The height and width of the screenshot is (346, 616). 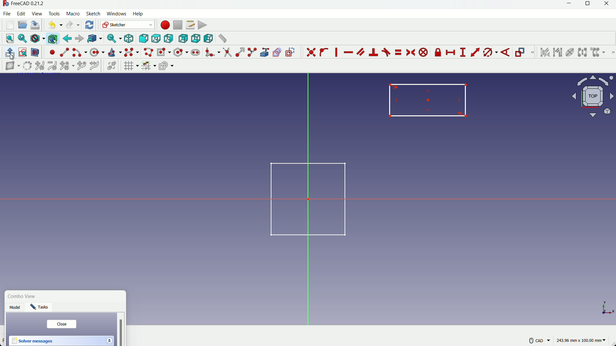 What do you see at coordinates (277, 53) in the screenshot?
I see `create carbon copy` at bounding box center [277, 53].